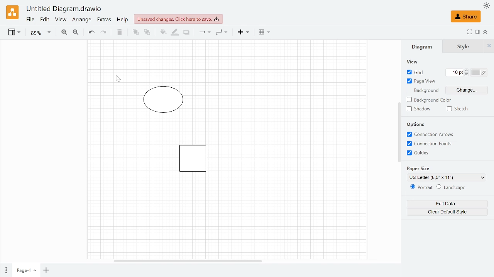 Image resolution: width=494 pixels, height=277 pixels. I want to click on To back, so click(147, 32).